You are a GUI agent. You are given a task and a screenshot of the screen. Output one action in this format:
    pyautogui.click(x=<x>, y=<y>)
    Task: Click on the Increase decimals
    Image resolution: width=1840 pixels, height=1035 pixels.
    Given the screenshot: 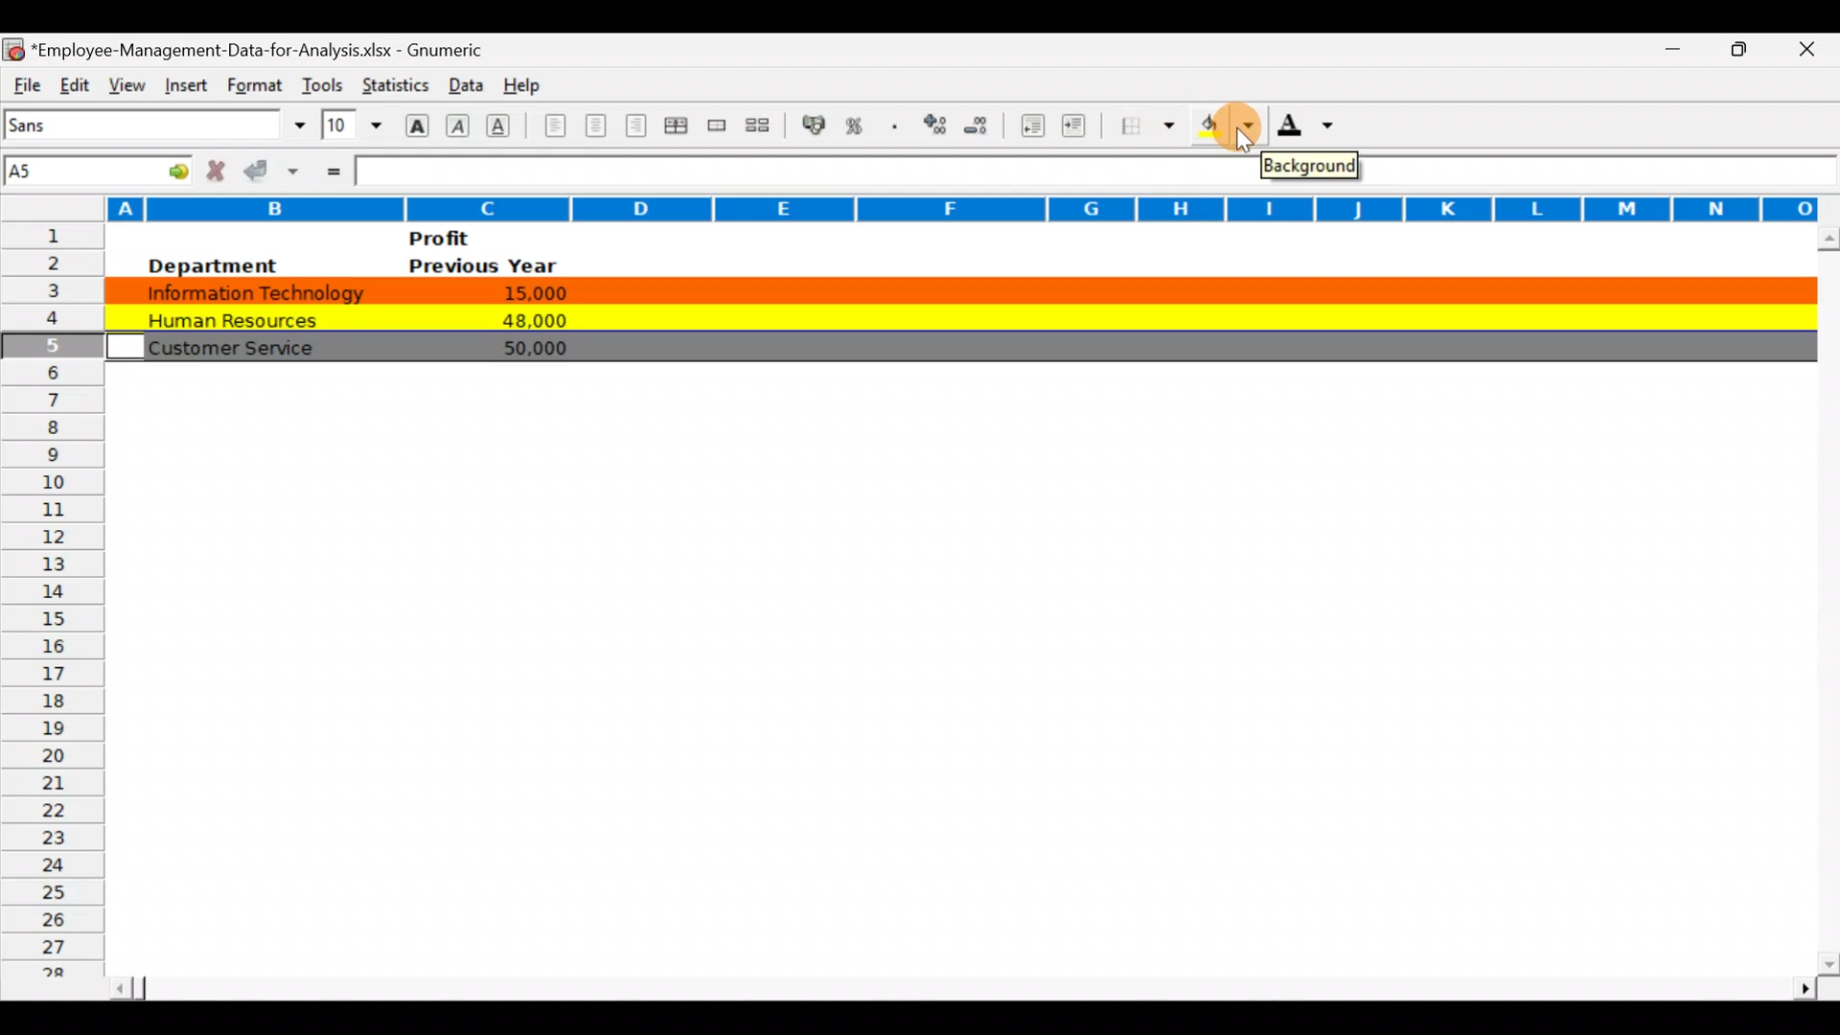 What is the action you would take?
    pyautogui.click(x=937, y=124)
    